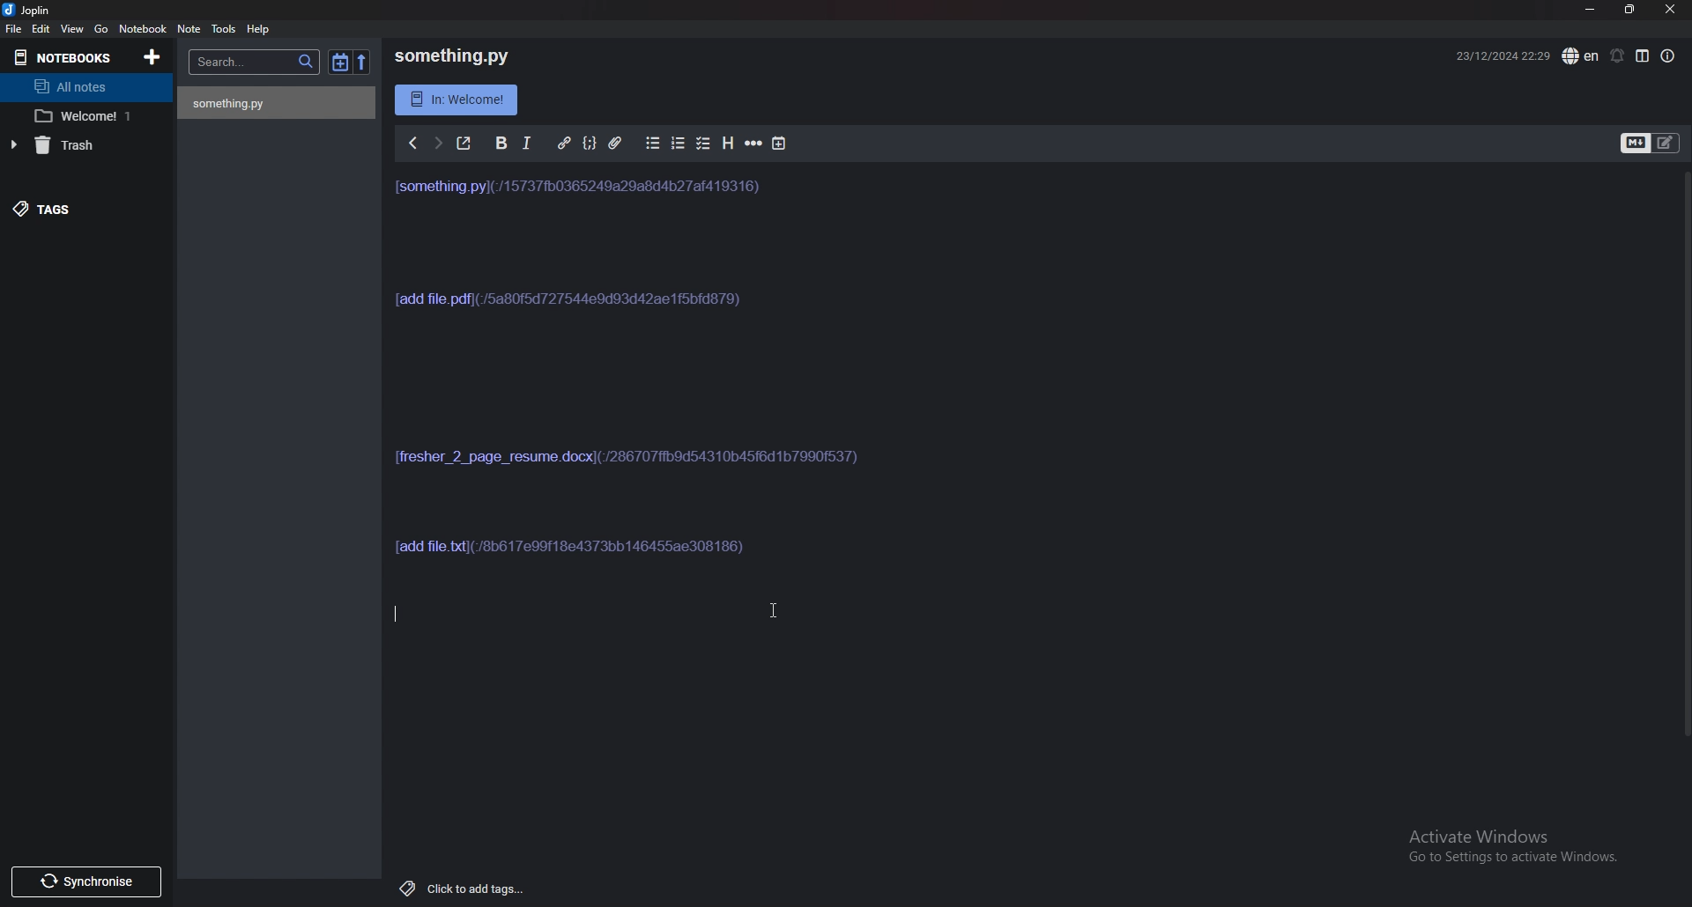 This screenshot has height=907, width=1692. What do you see at coordinates (142, 30) in the screenshot?
I see `Notebook` at bounding box center [142, 30].